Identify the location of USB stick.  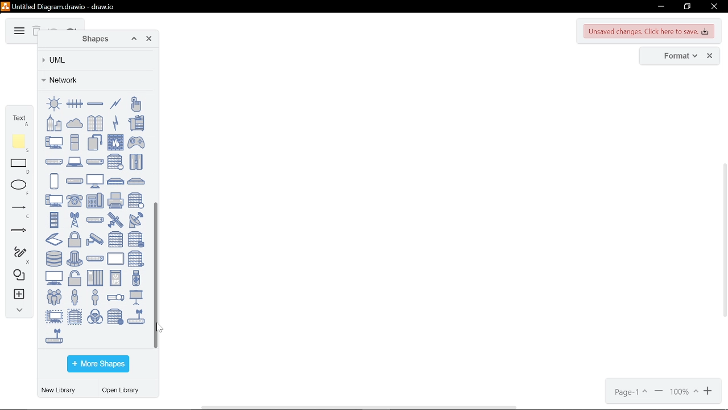
(136, 278).